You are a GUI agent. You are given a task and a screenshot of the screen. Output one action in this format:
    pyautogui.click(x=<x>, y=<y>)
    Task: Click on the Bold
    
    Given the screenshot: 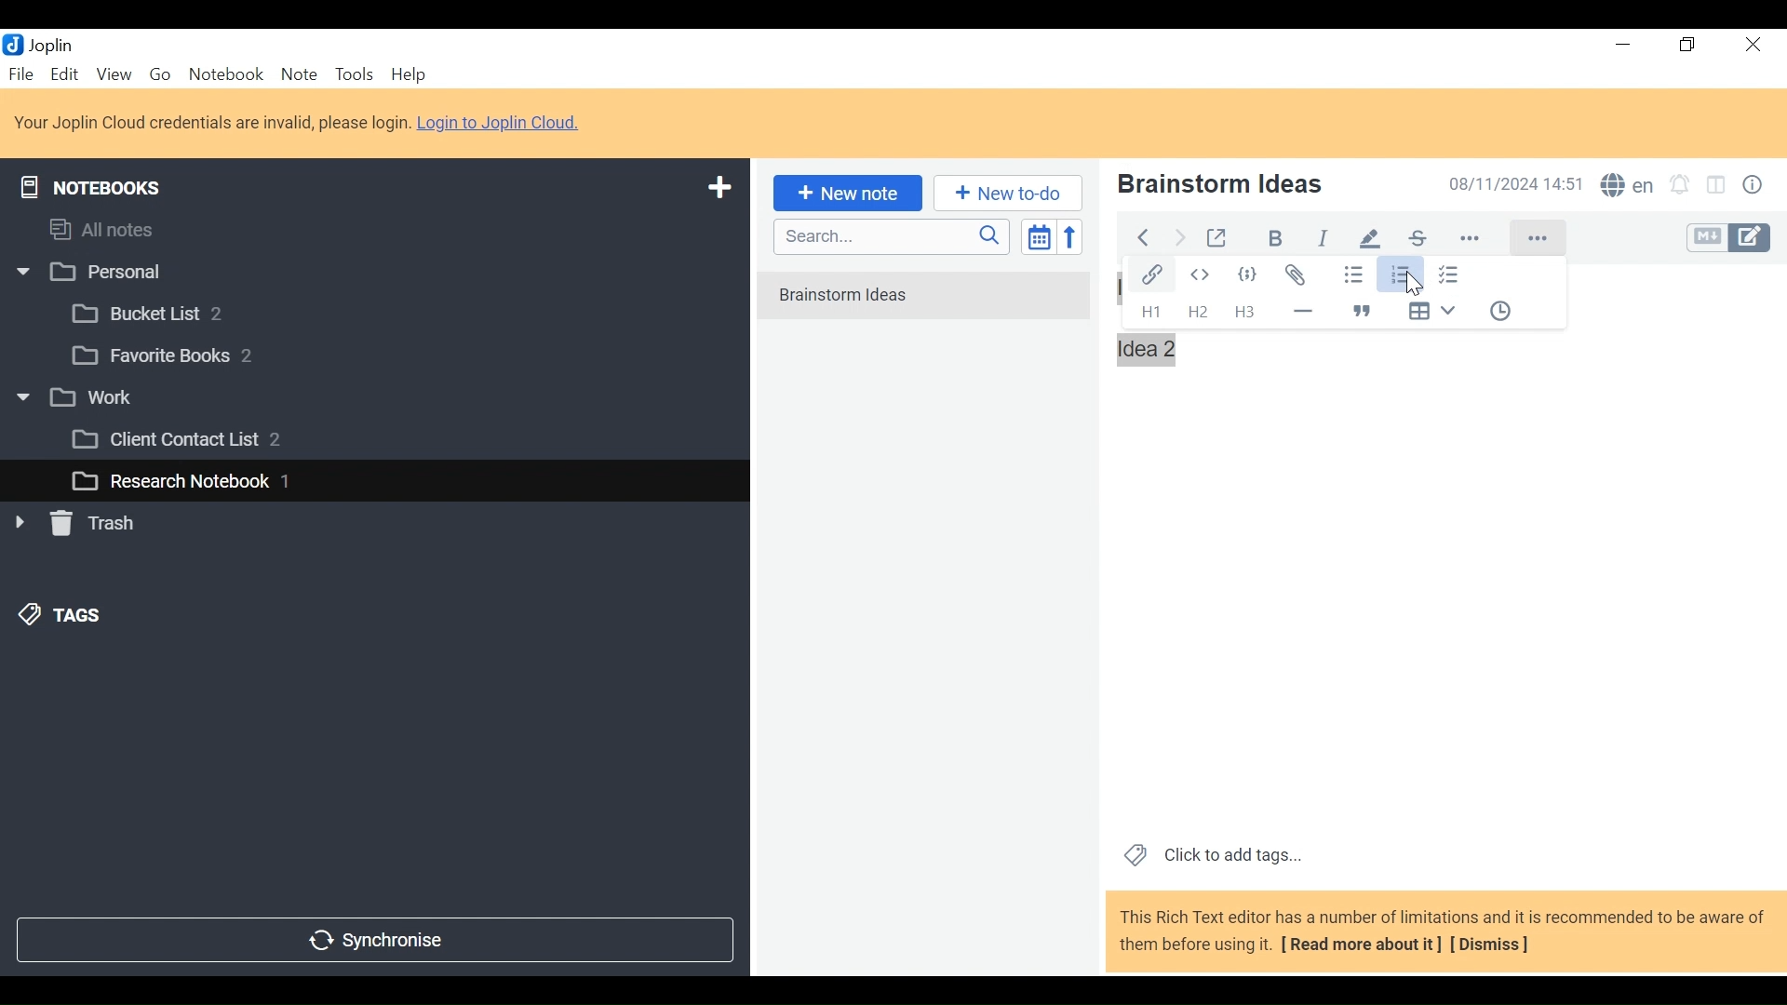 What is the action you would take?
    pyautogui.click(x=1267, y=235)
    